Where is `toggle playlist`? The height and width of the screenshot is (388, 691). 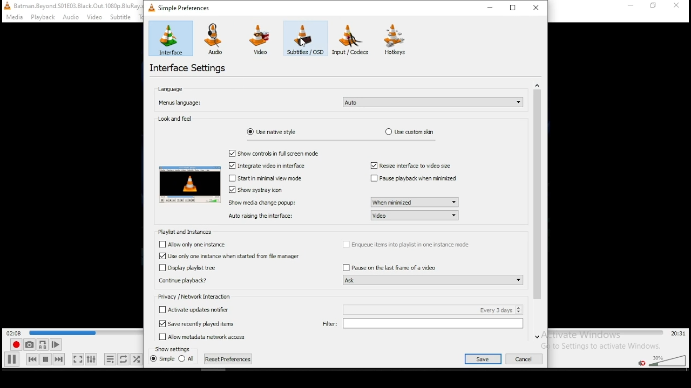
toggle playlist is located at coordinates (110, 360).